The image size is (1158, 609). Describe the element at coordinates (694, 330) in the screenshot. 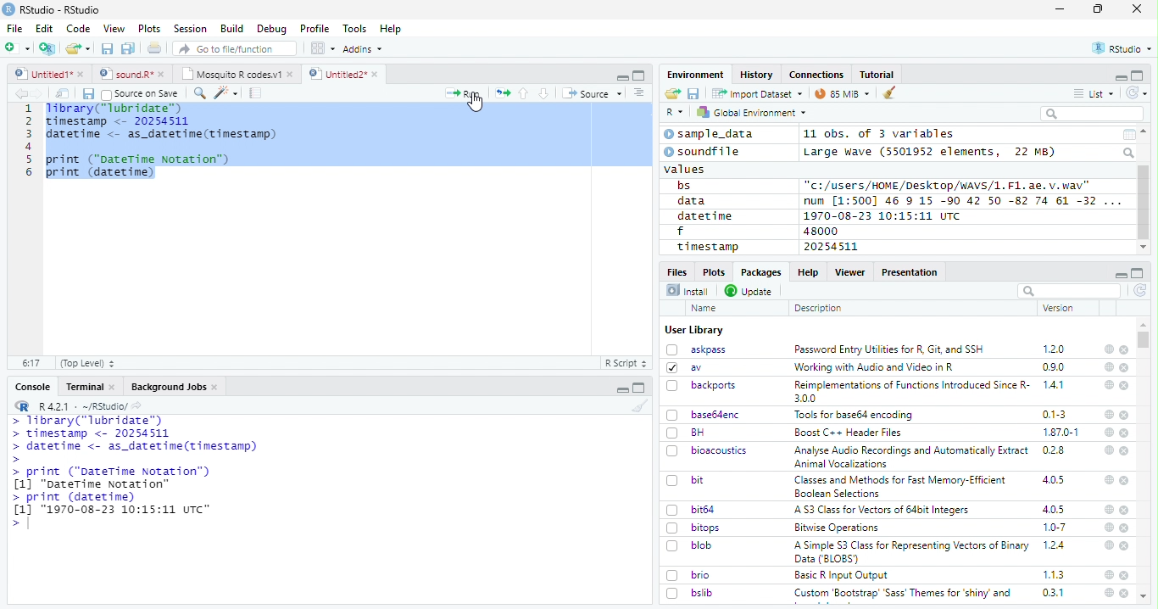

I see `User Library` at that location.